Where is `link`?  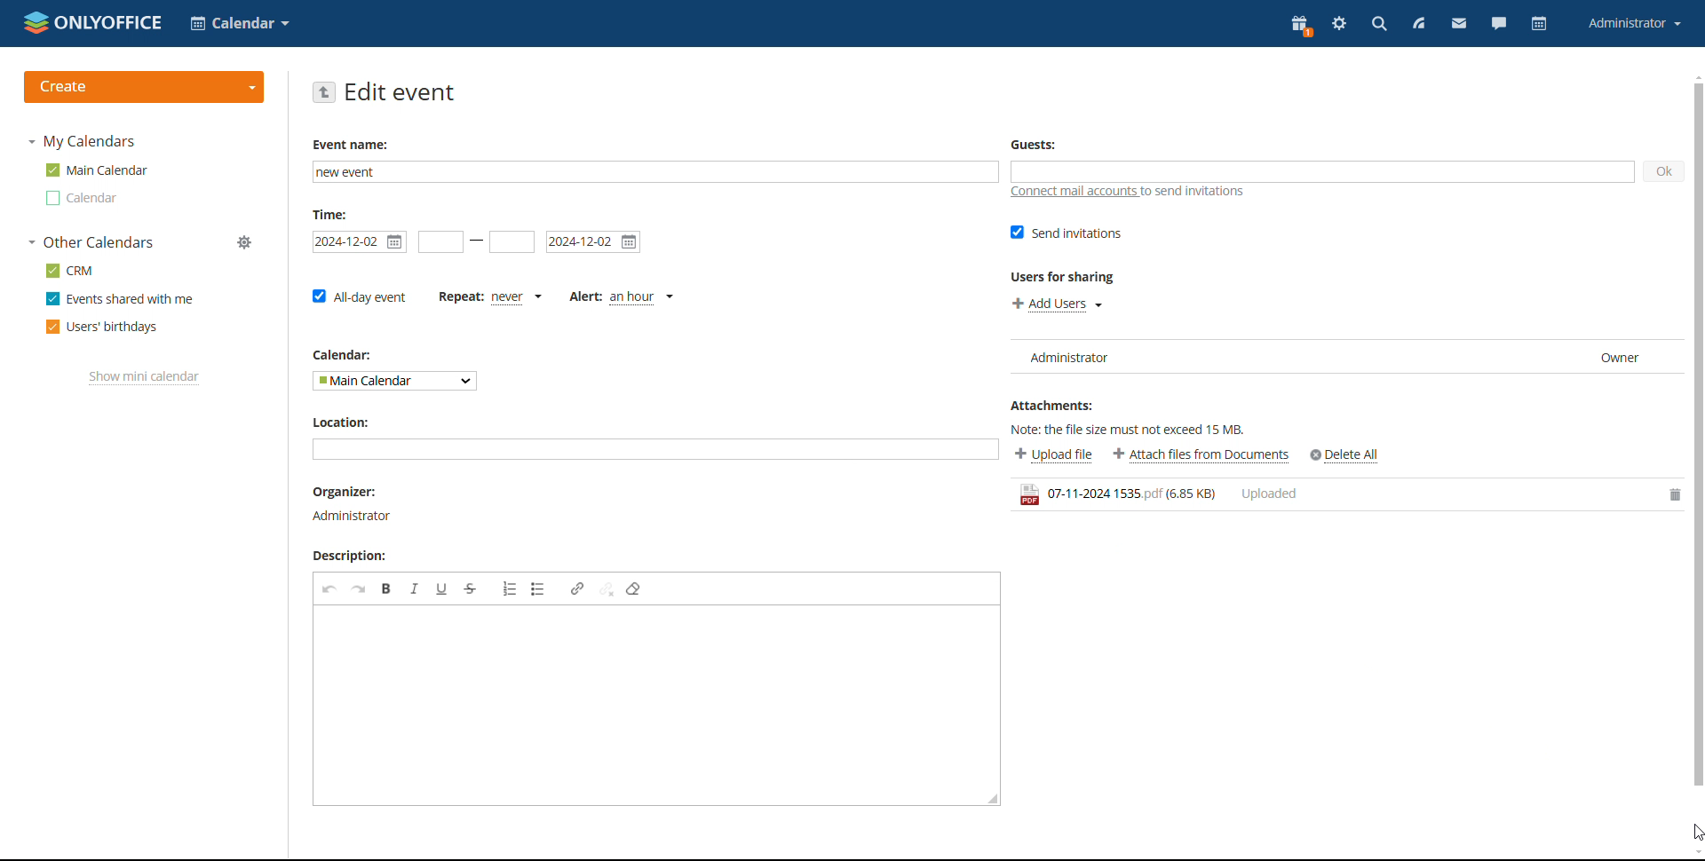
link is located at coordinates (577, 588).